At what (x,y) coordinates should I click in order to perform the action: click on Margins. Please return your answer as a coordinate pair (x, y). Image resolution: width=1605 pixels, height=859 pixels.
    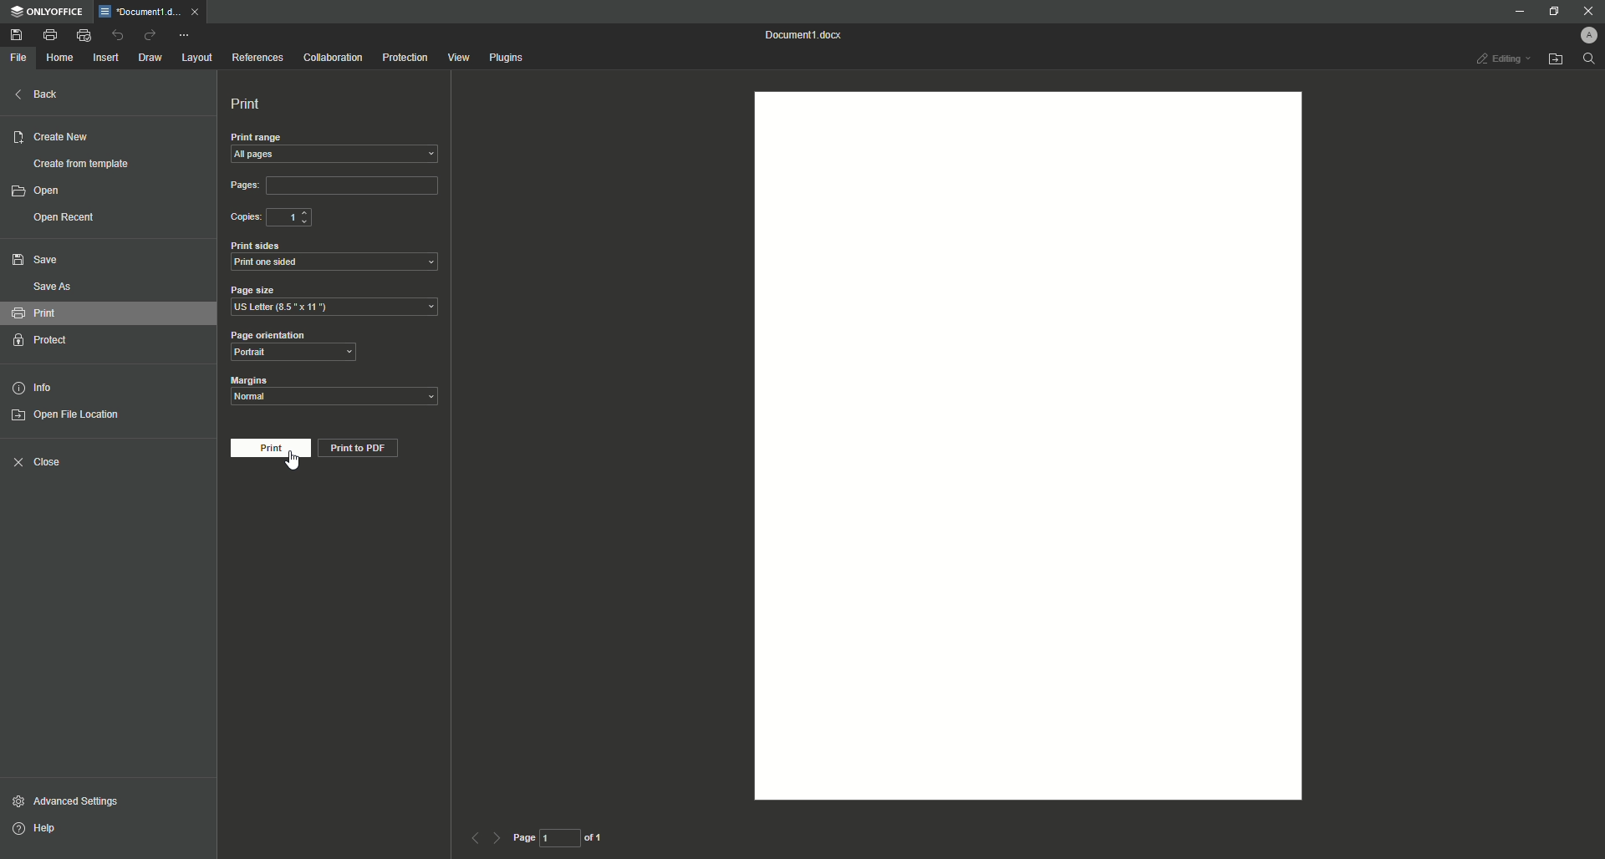
    Looking at the image, I should click on (251, 381).